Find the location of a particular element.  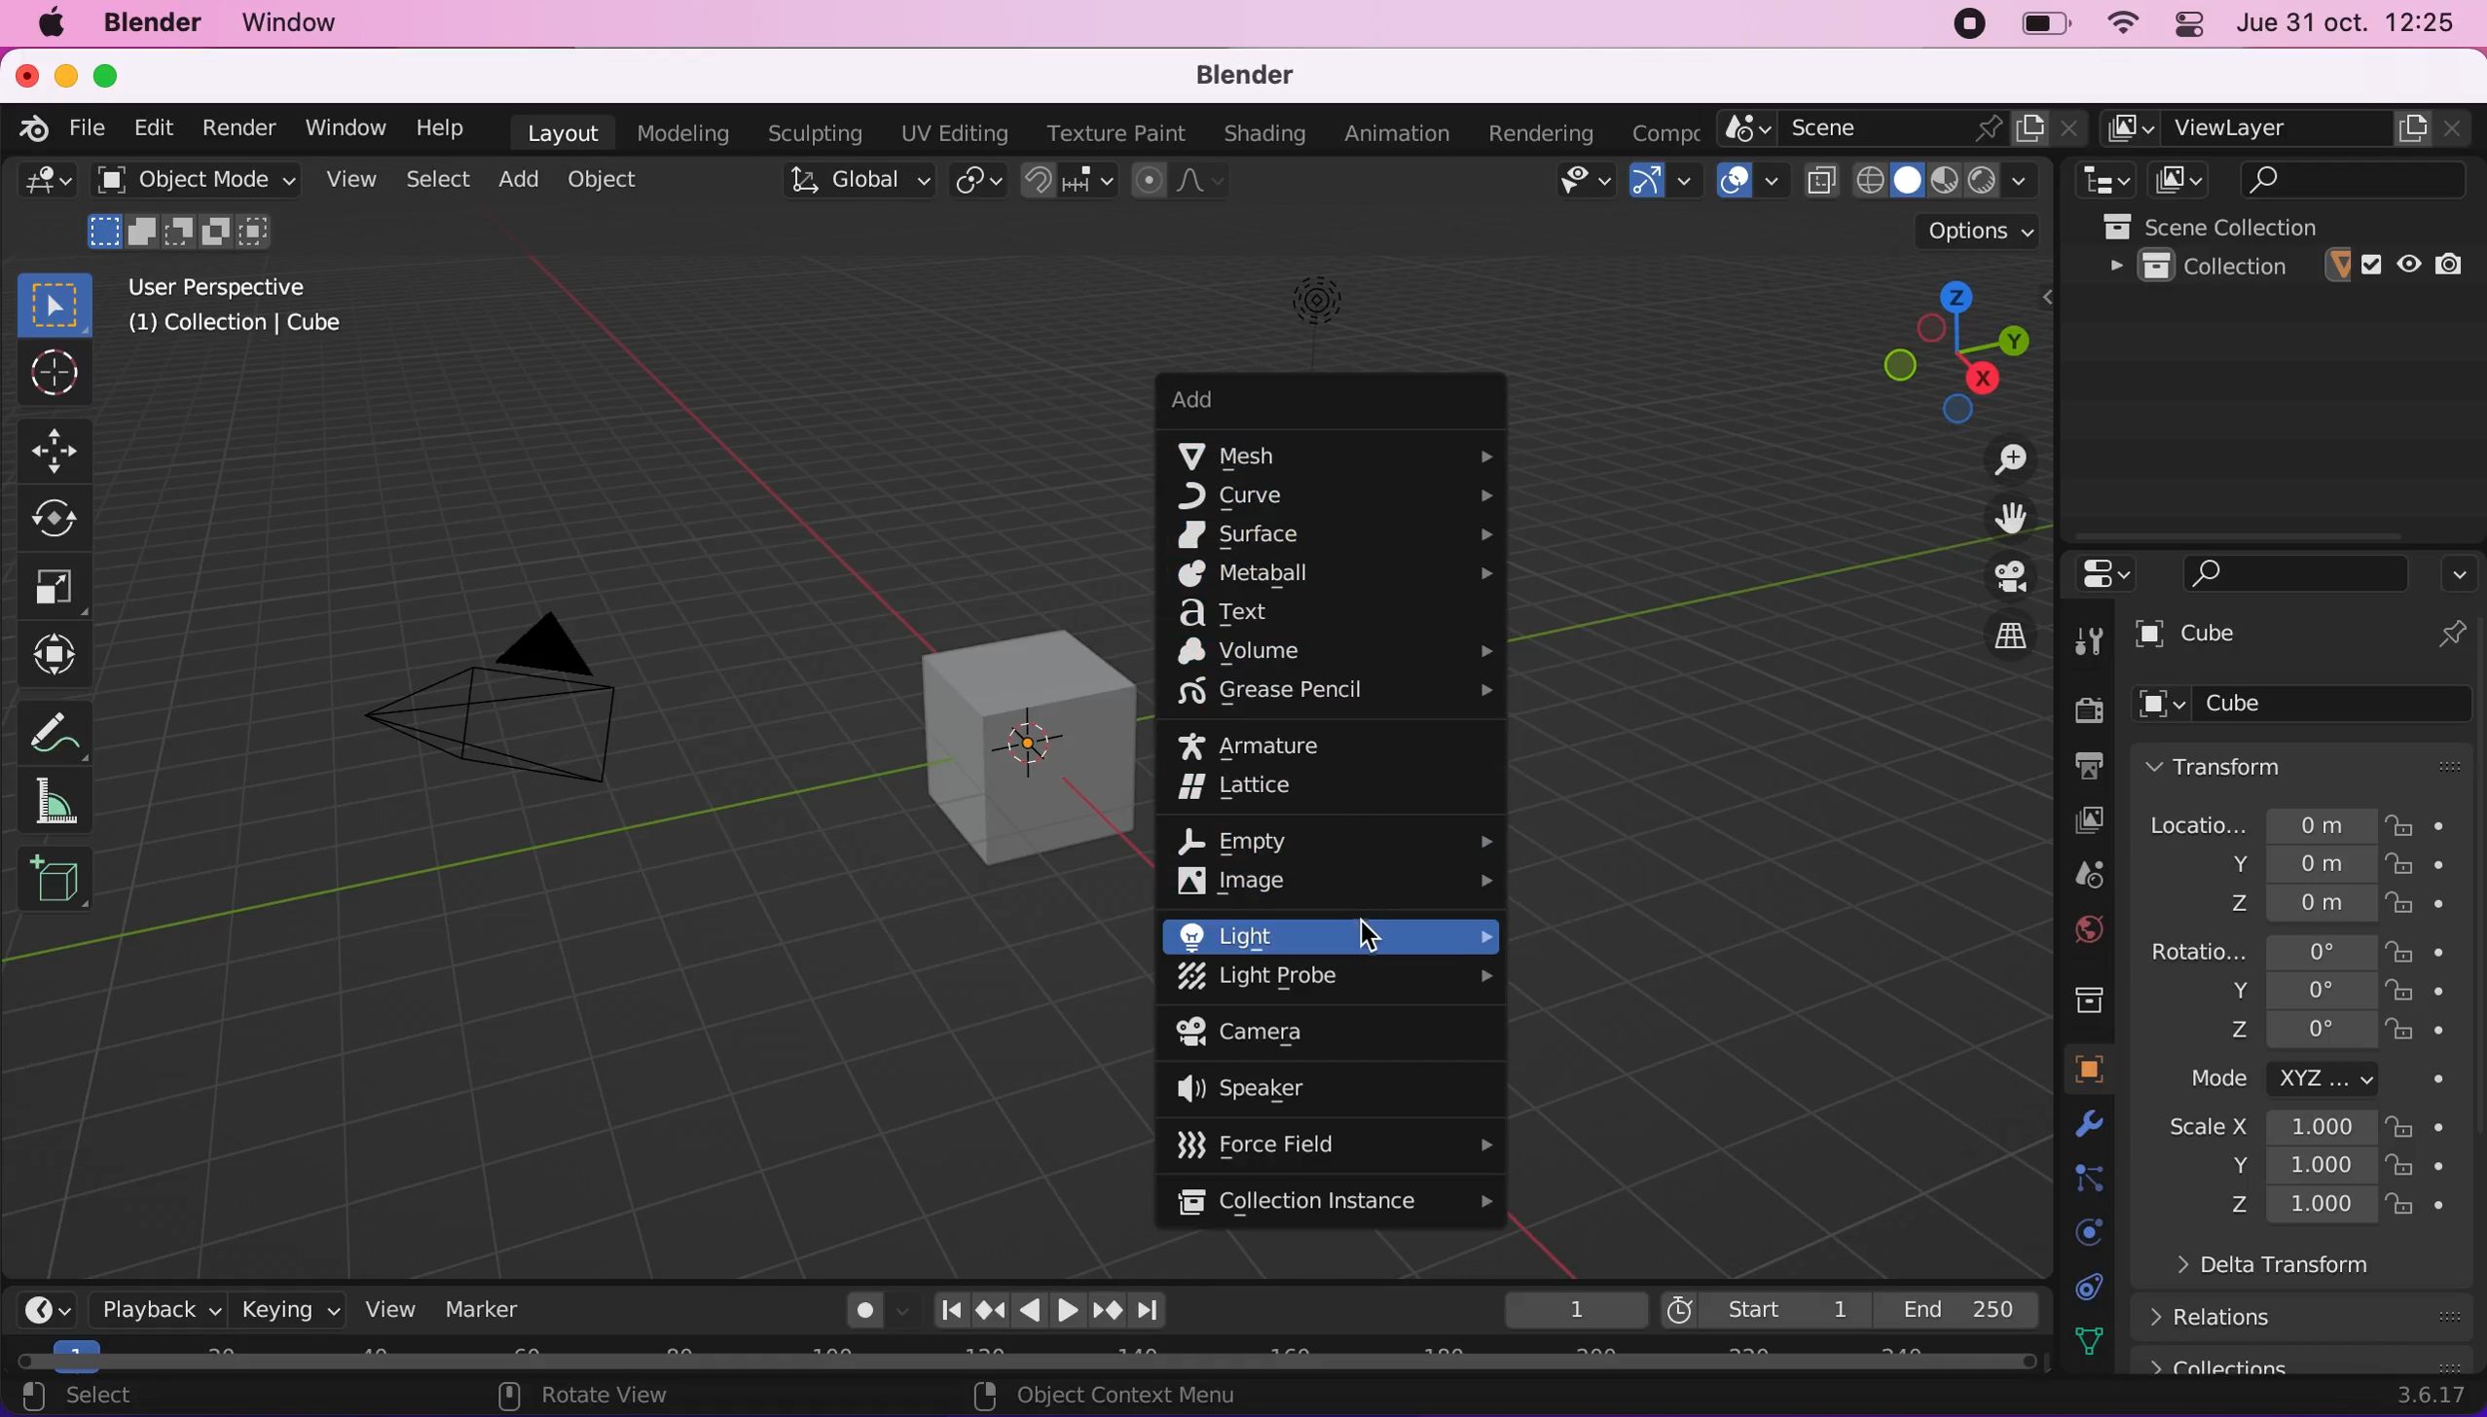

animation is located at coordinates (1391, 132).